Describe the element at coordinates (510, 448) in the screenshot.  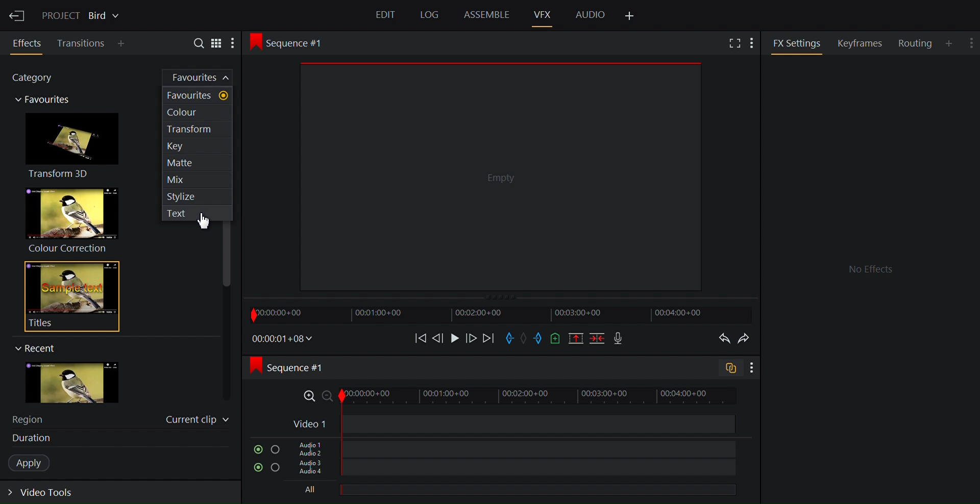
I see `Audio Track 1, Audio Track 2` at that location.